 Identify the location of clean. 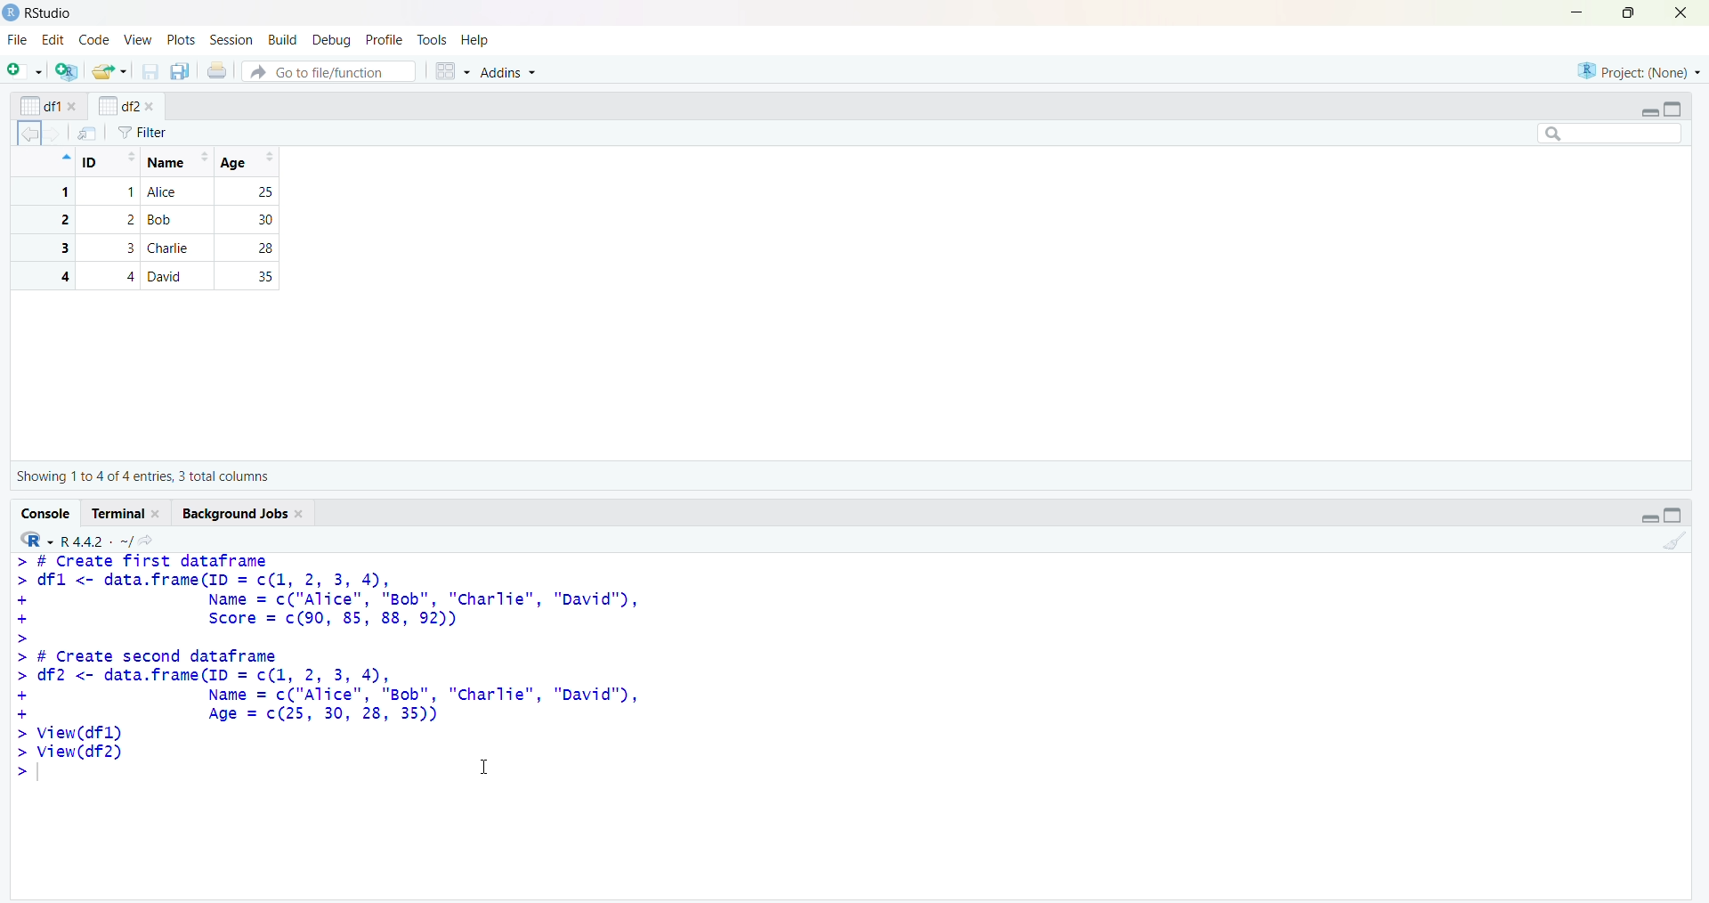
(1676, 541).